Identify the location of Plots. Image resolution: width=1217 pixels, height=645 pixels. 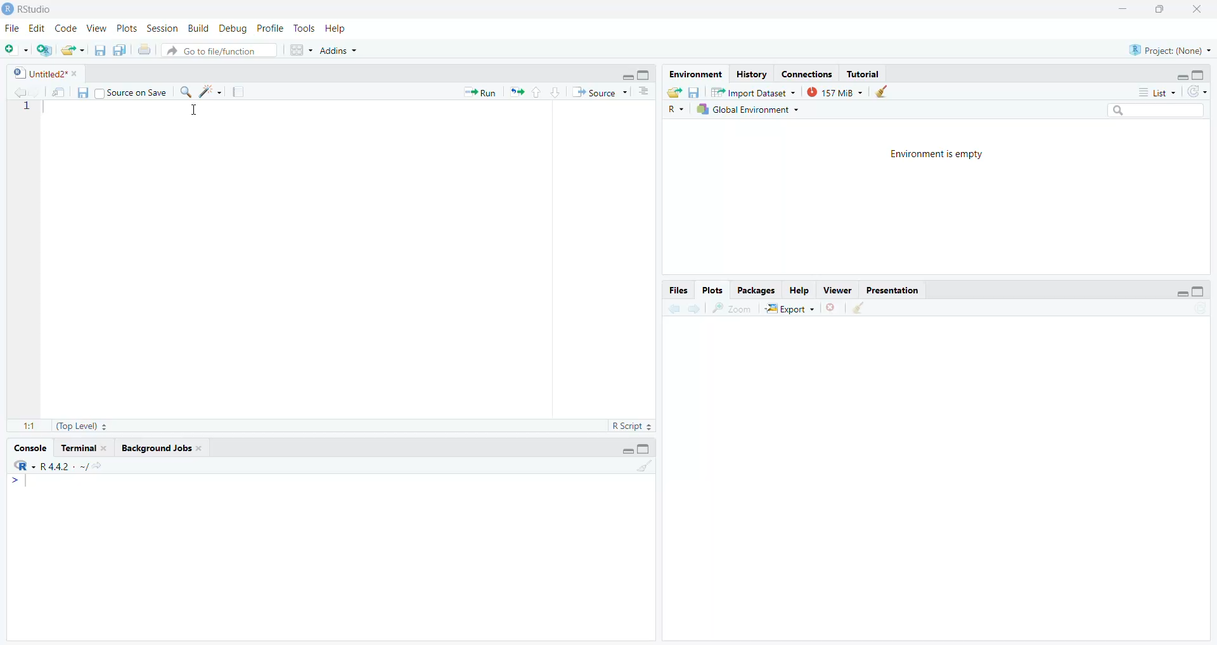
(127, 29).